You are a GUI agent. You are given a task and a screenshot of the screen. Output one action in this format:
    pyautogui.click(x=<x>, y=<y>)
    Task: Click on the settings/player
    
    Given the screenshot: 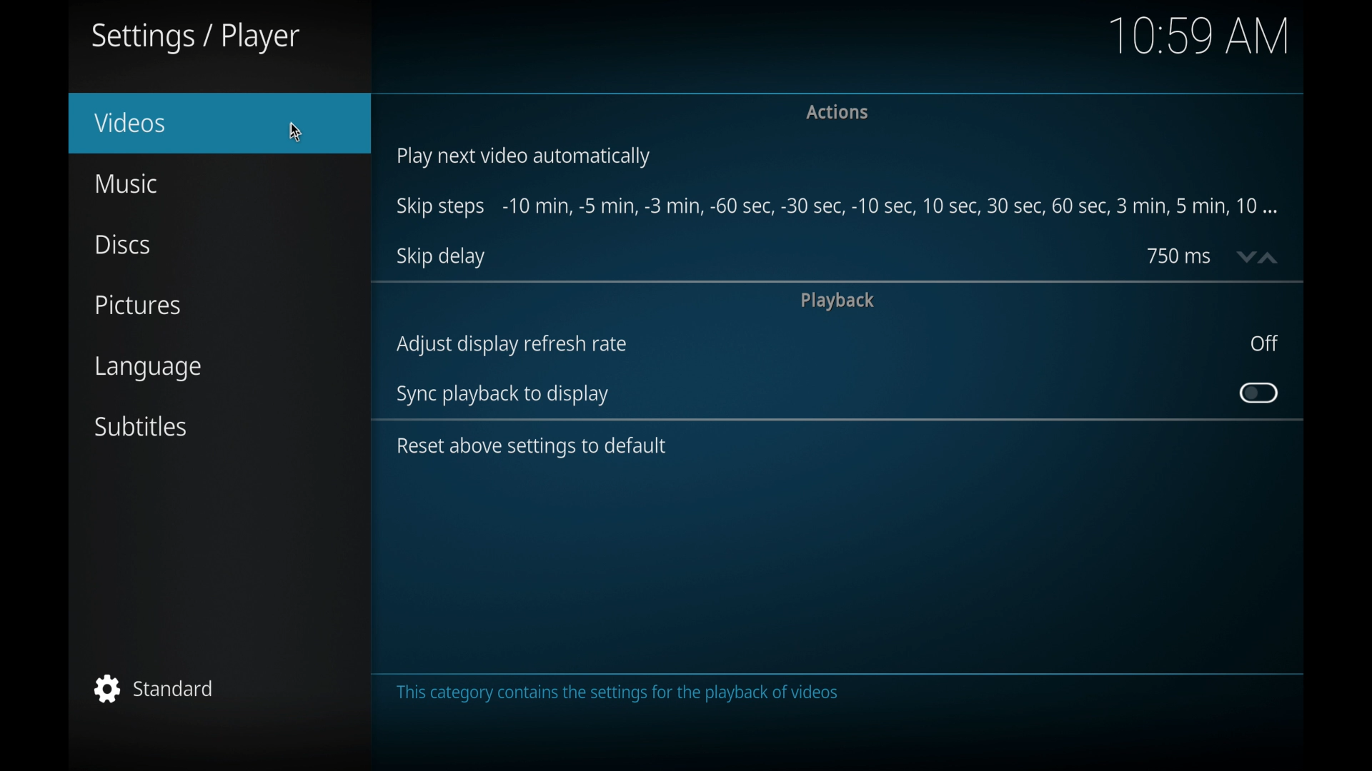 What is the action you would take?
    pyautogui.click(x=197, y=38)
    